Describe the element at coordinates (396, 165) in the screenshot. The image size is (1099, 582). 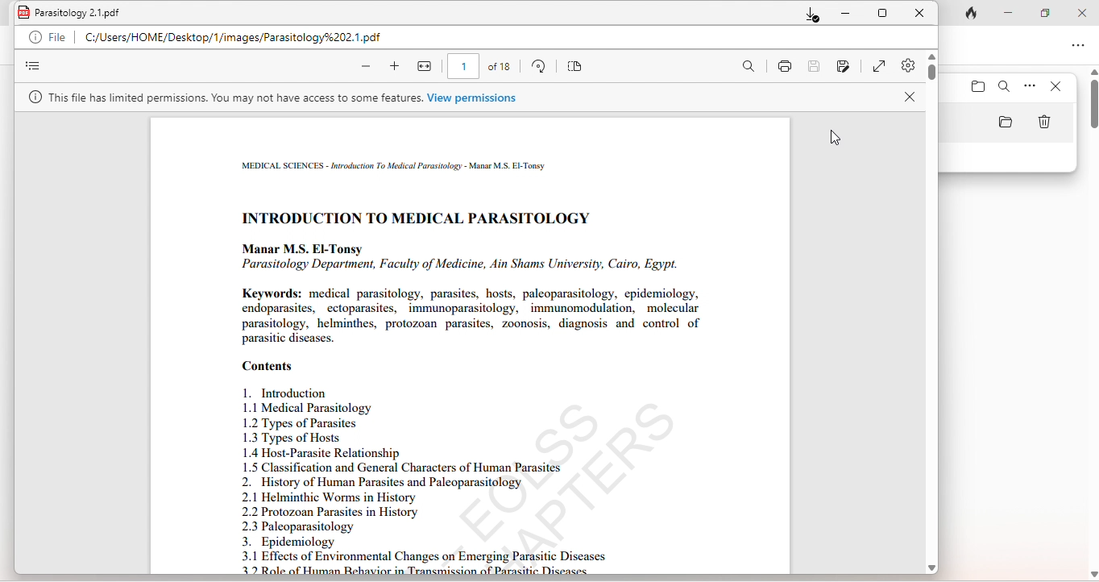
I see `medical science - Introduction to Medical Parasitology - Manar MS El Toney` at that location.